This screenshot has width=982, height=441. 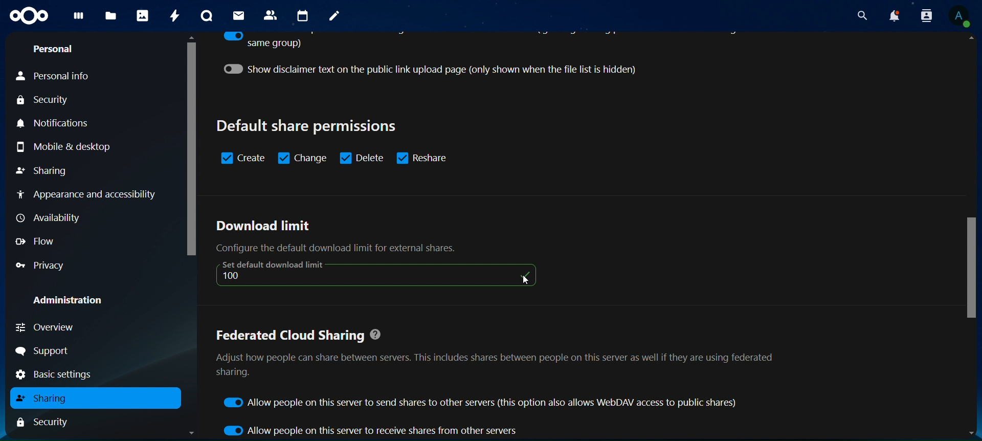 I want to click on Allow people on this server to receive share from other servers, so click(x=371, y=431).